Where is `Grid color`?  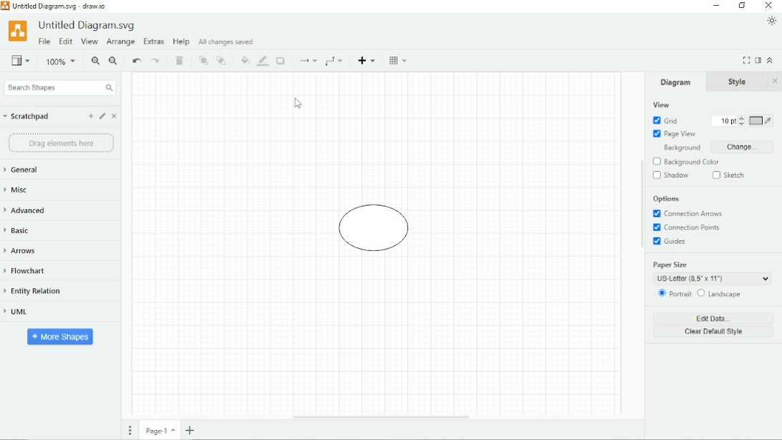
Grid color is located at coordinates (761, 120).